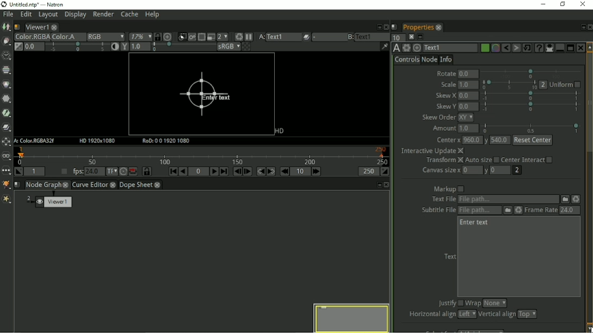  I want to click on Turbo mode, so click(123, 172).